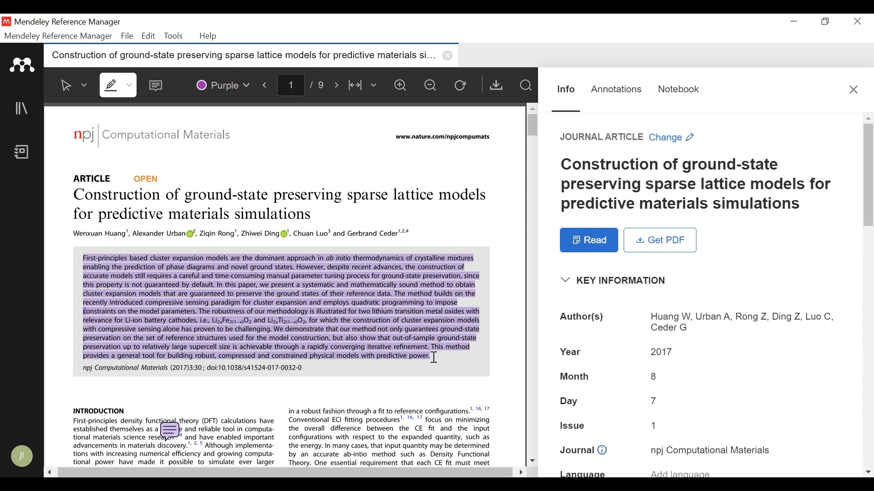 This screenshot has width=874, height=491. Describe the element at coordinates (99, 410) in the screenshot. I see `PDF Context` at that location.